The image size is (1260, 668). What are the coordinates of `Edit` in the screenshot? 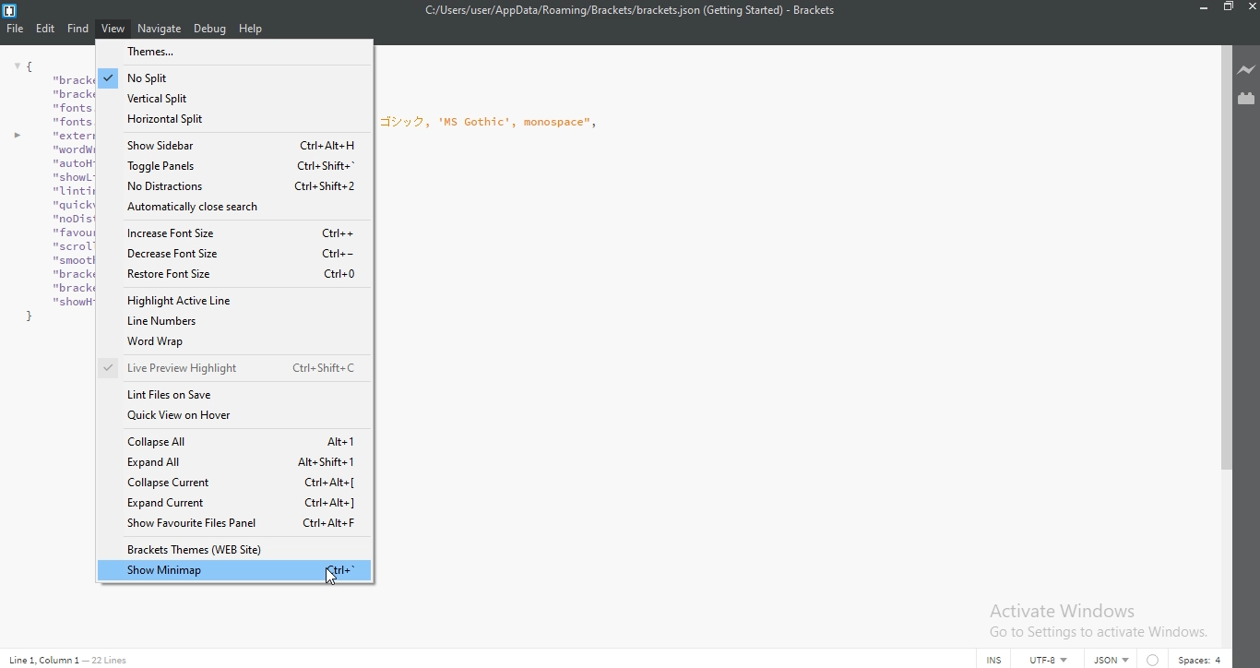 It's located at (48, 29).